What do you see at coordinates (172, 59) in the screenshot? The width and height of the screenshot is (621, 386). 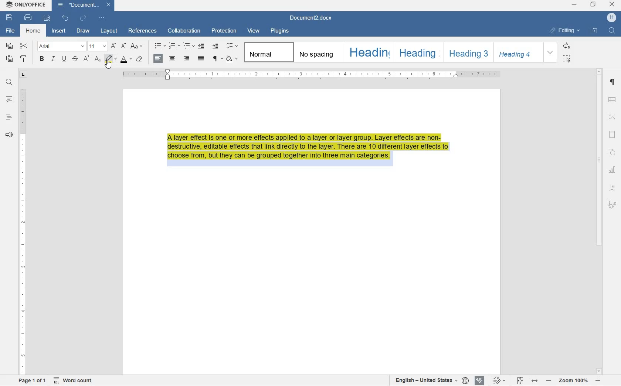 I see `CENTER ALIGNMENT` at bounding box center [172, 59].